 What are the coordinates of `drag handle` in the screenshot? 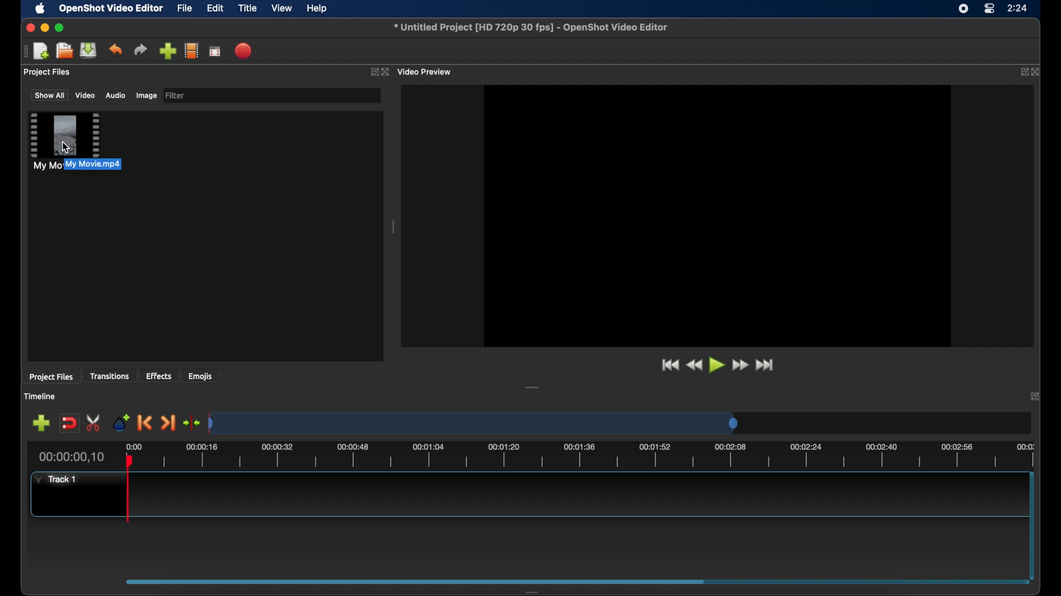 It's located at (24, 51).